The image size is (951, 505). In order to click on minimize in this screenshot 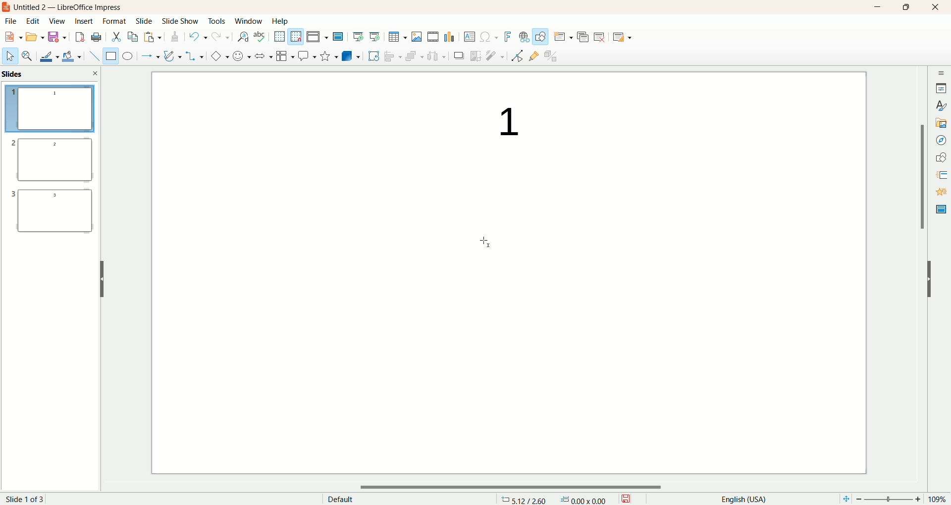, I will do `click(877, 7)`.